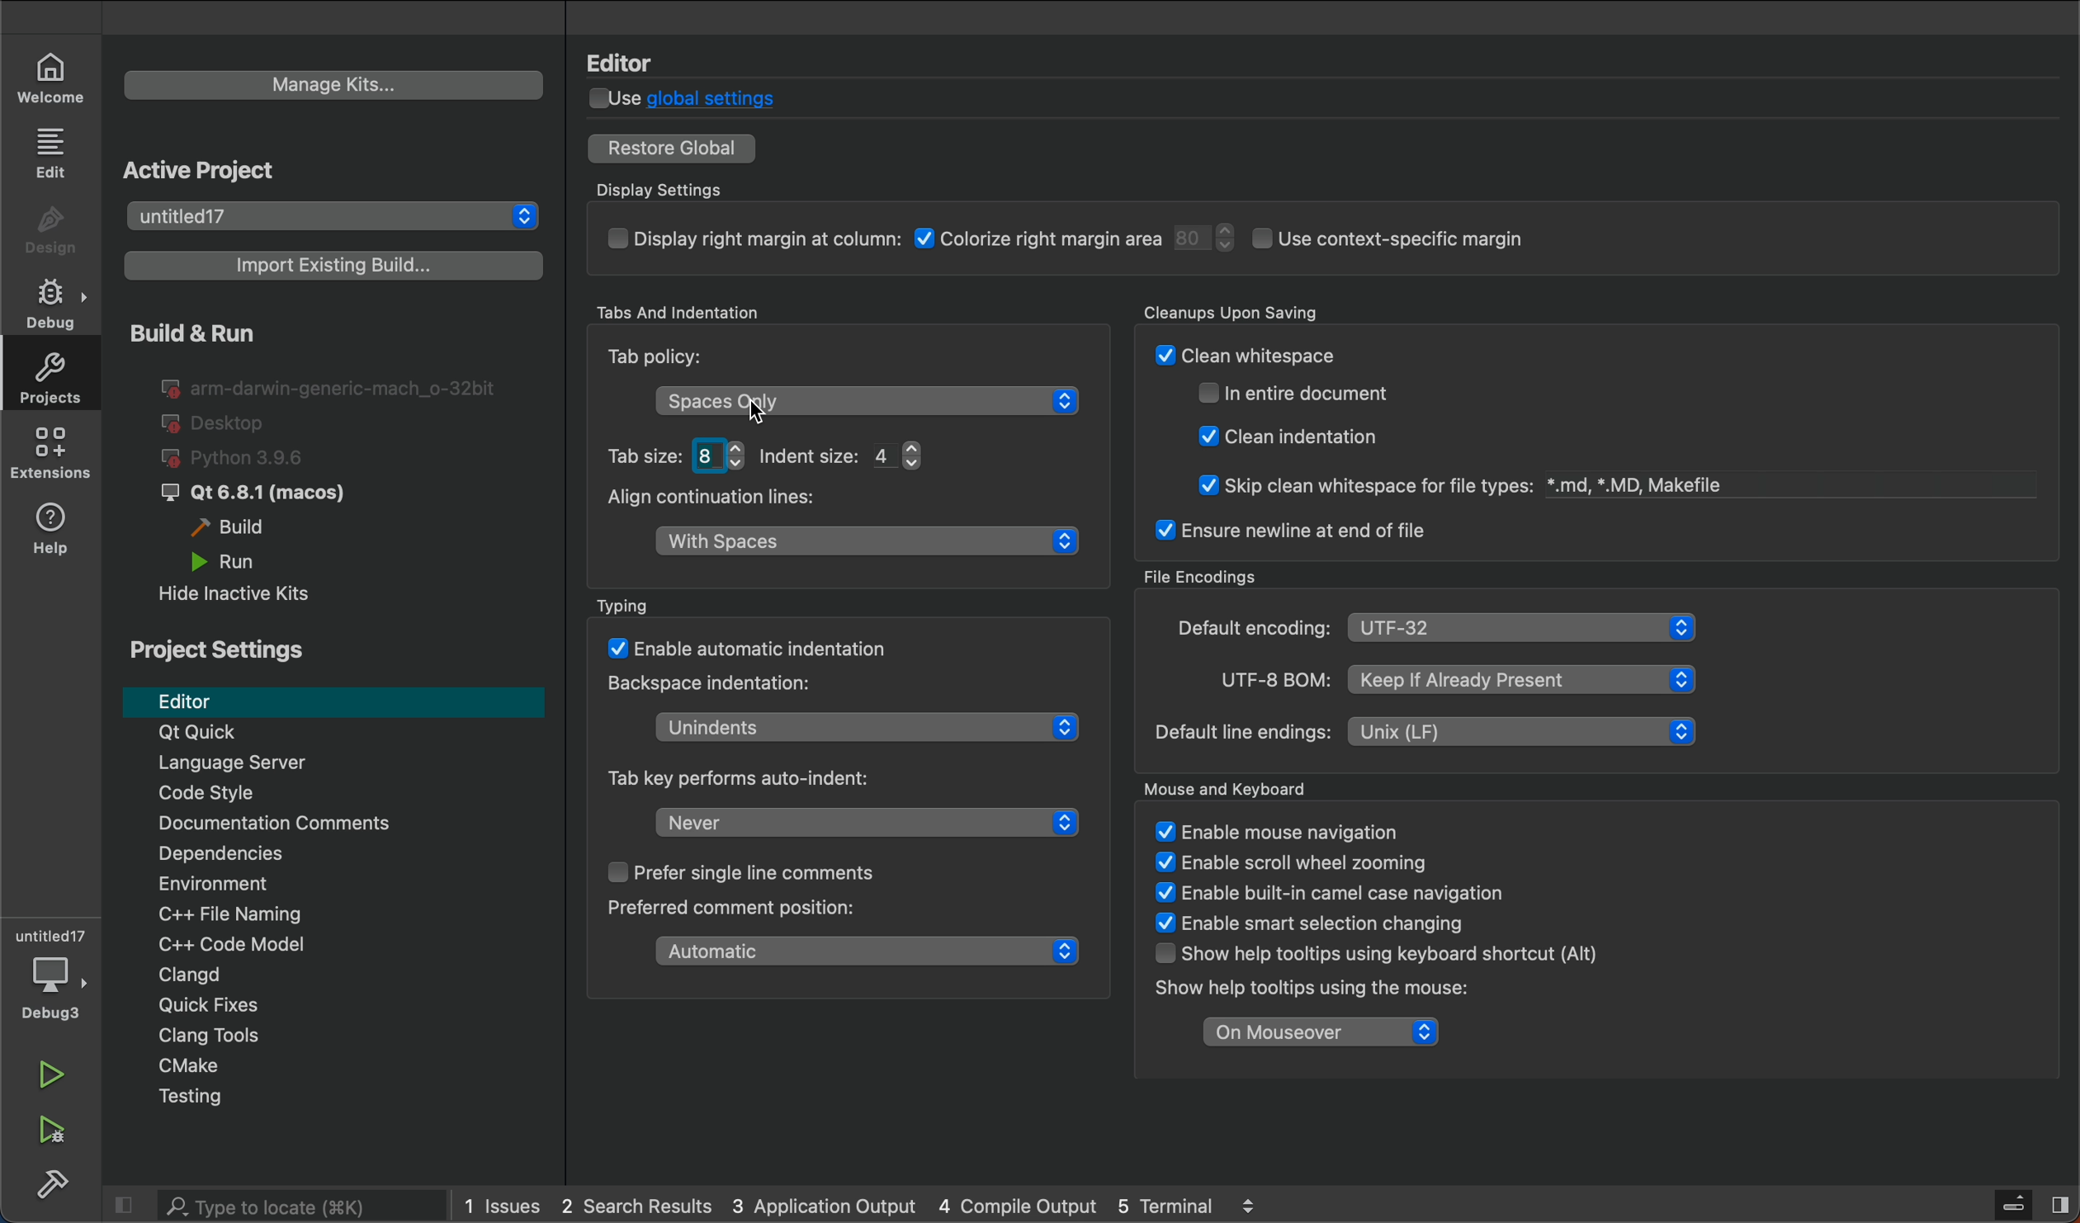 The image size is (2080, 1223). Describe the element at coordinates (1016, 1206) in the screenshot. I see `compile output` at that location.